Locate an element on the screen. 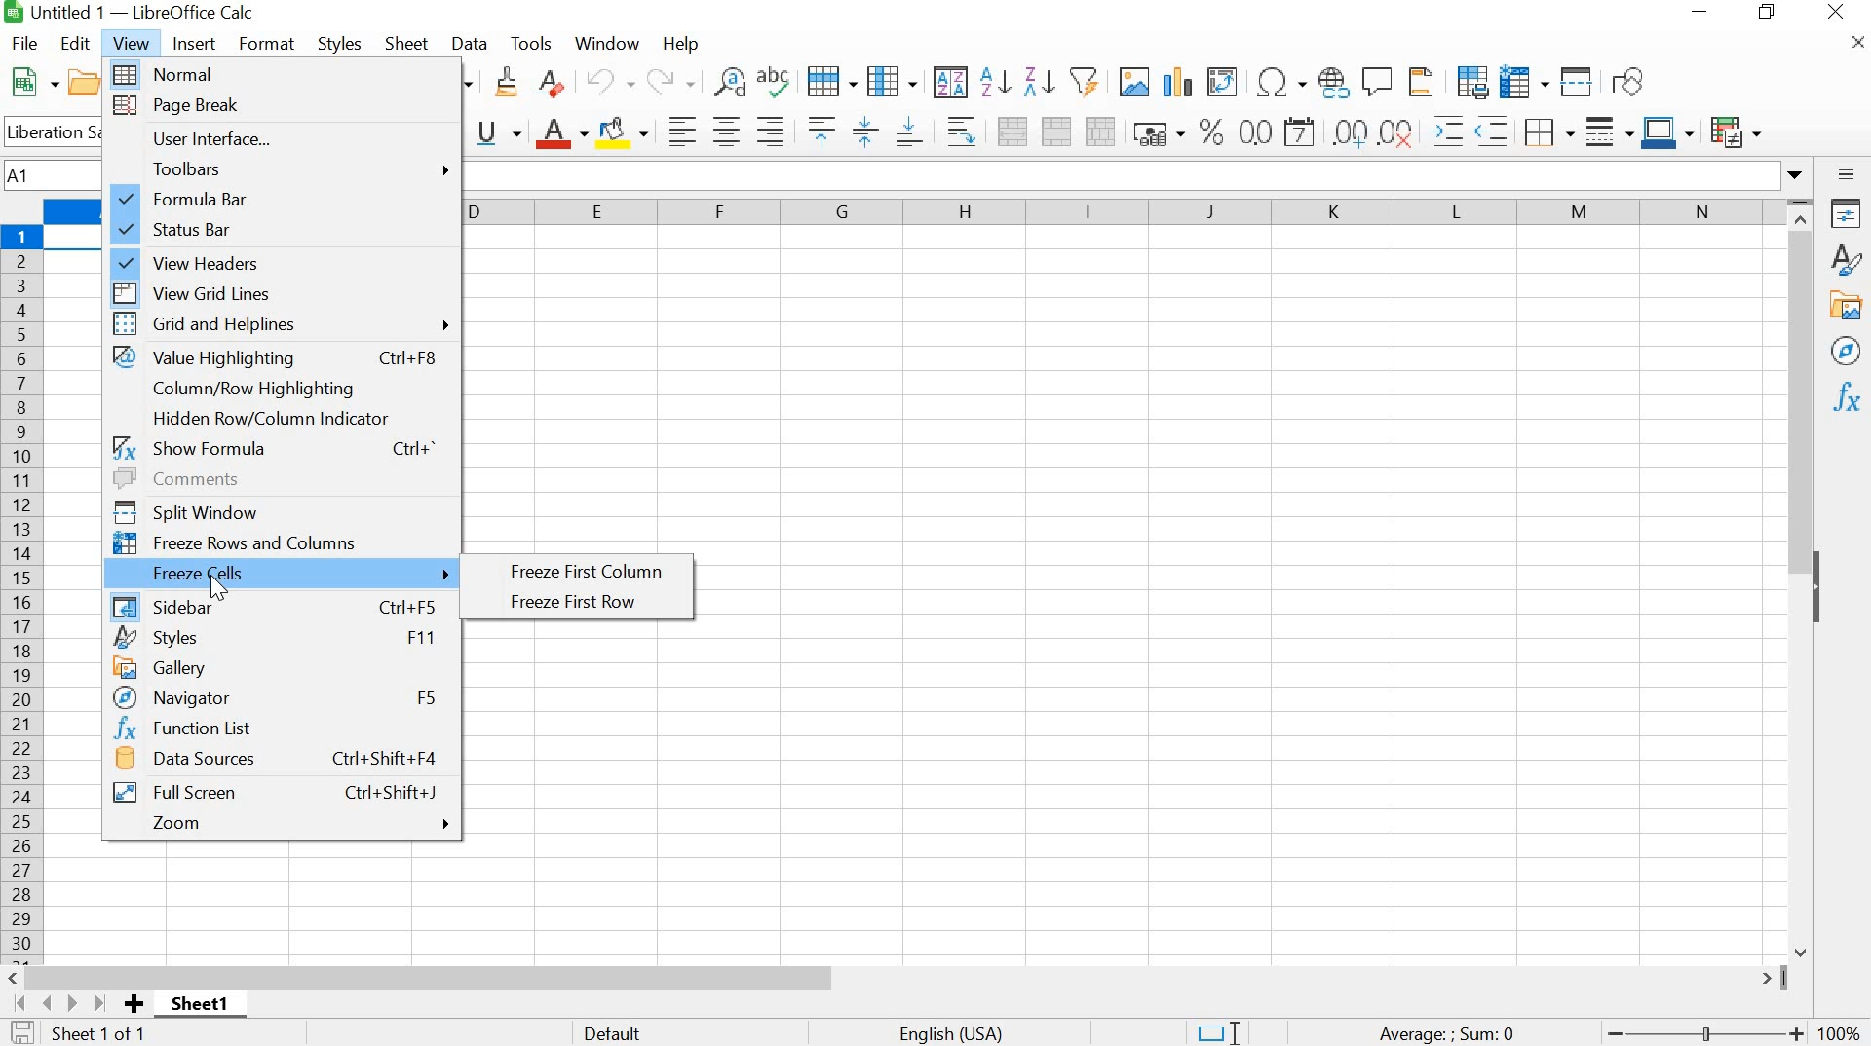  WINDOW is located at coordinates (608, 43).